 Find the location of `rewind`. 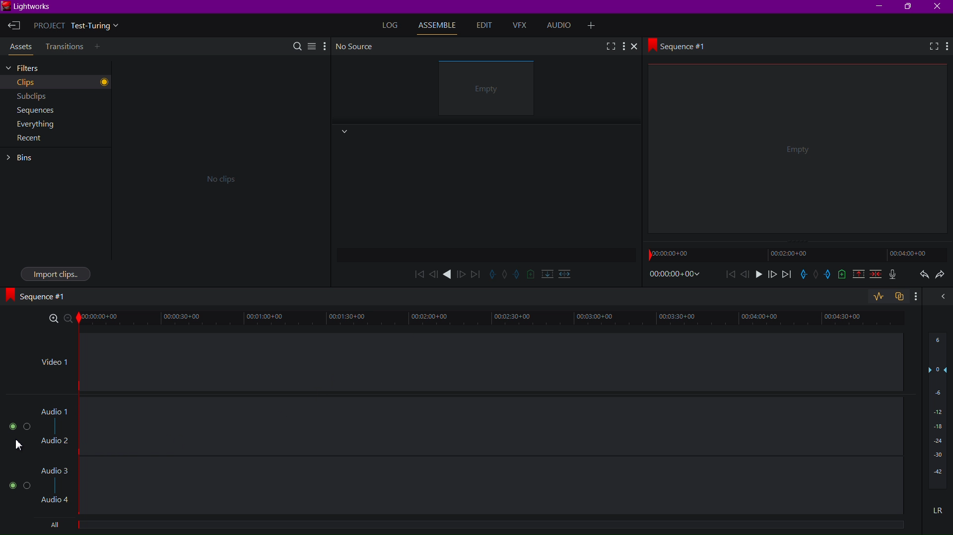

rewind is located at coordinates (433, 274).